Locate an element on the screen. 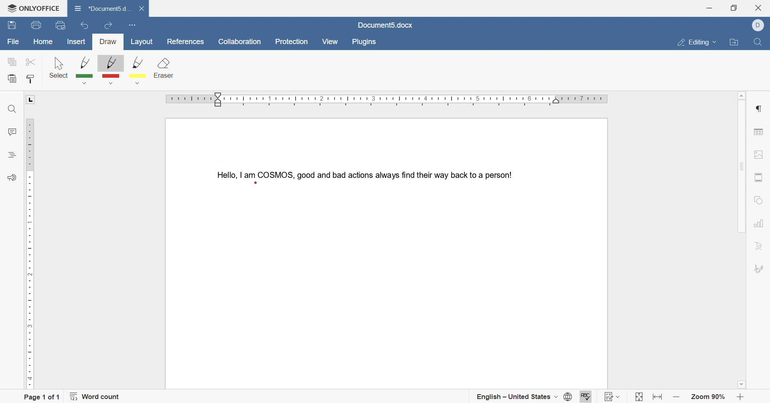 The height and width of the screenshot is (403, 770). save is located at coordinates (12, 26).